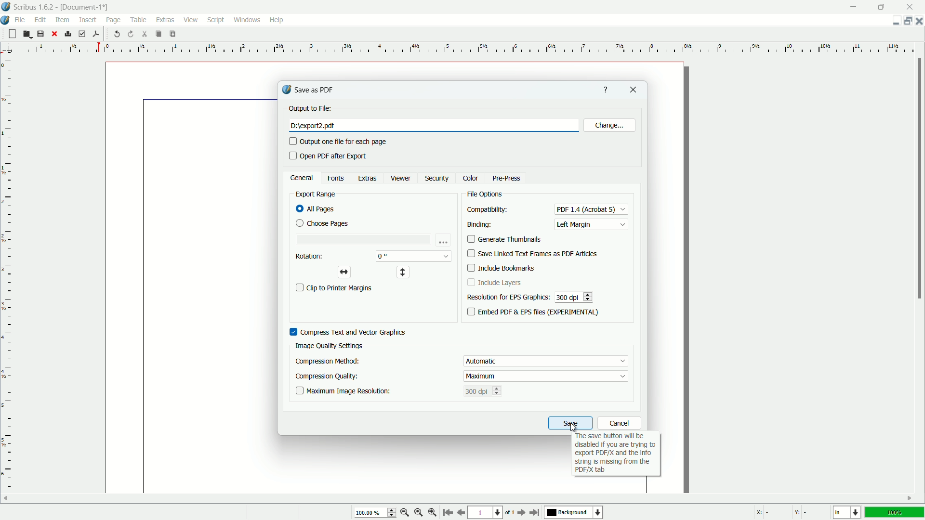  I want to click on cursor, so click(570, 430).